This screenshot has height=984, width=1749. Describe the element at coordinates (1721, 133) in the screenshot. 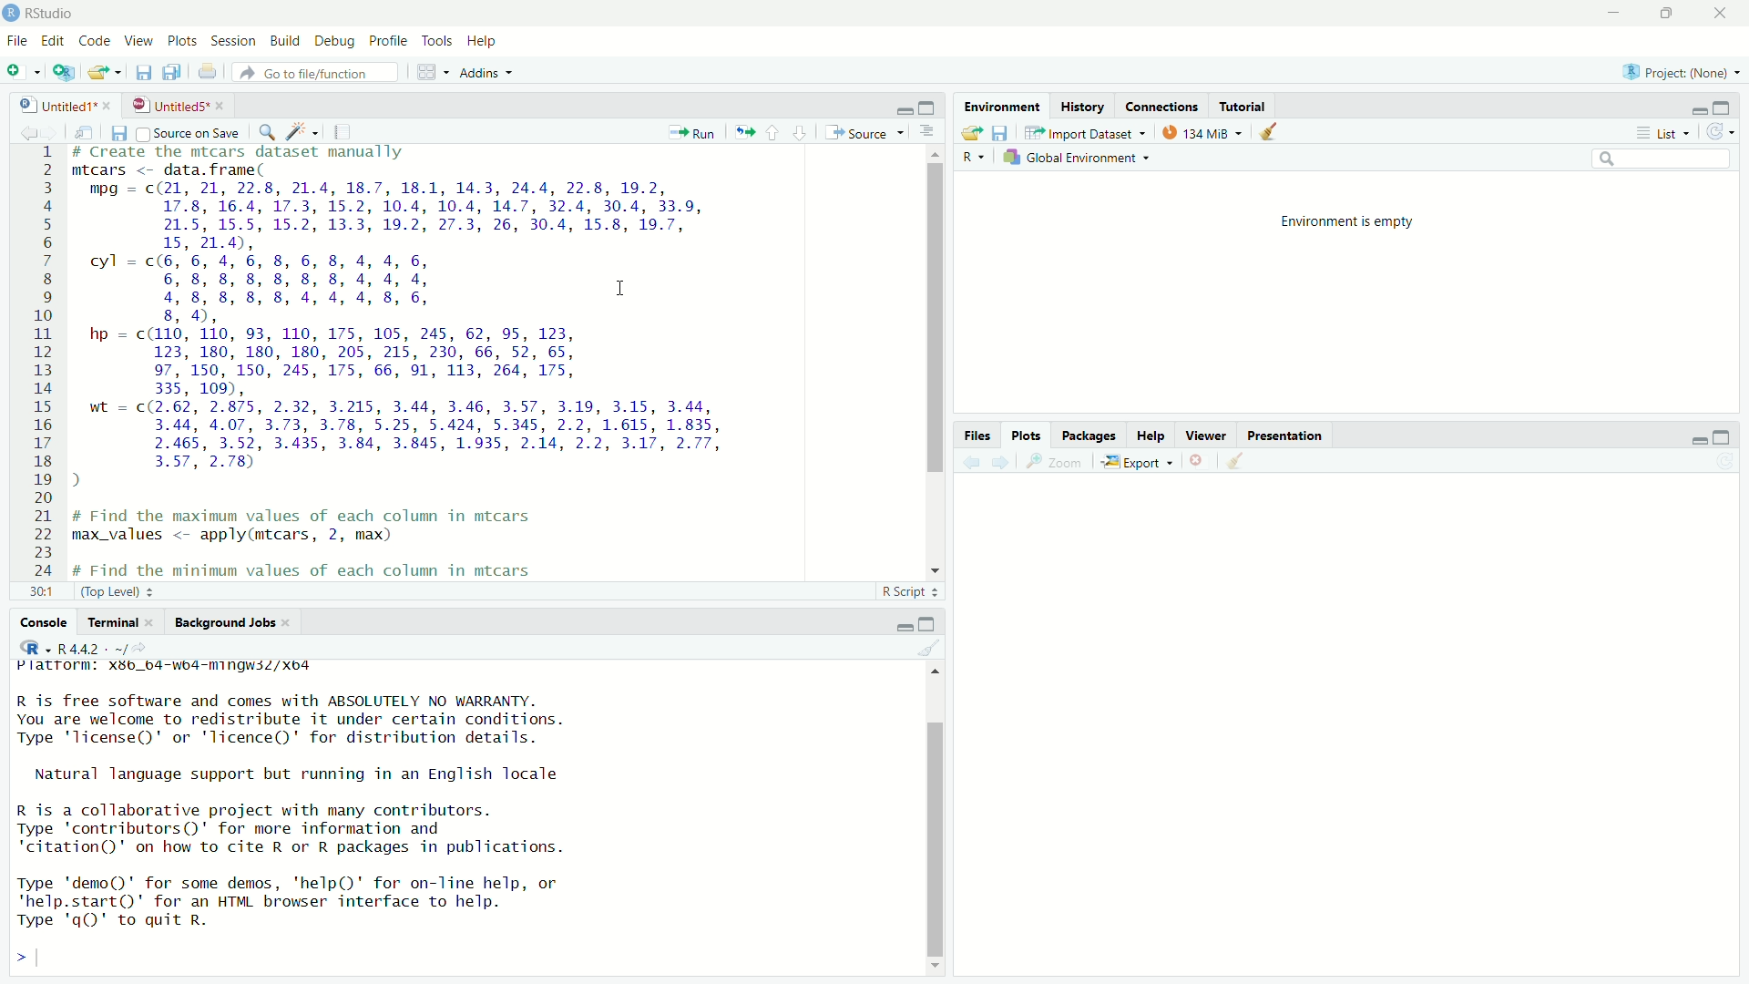

I see `refresh` at that location.